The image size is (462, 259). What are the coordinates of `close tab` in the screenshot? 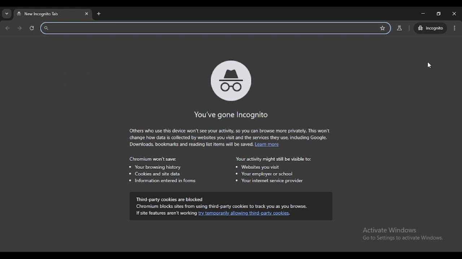 It's located at (87, 14).